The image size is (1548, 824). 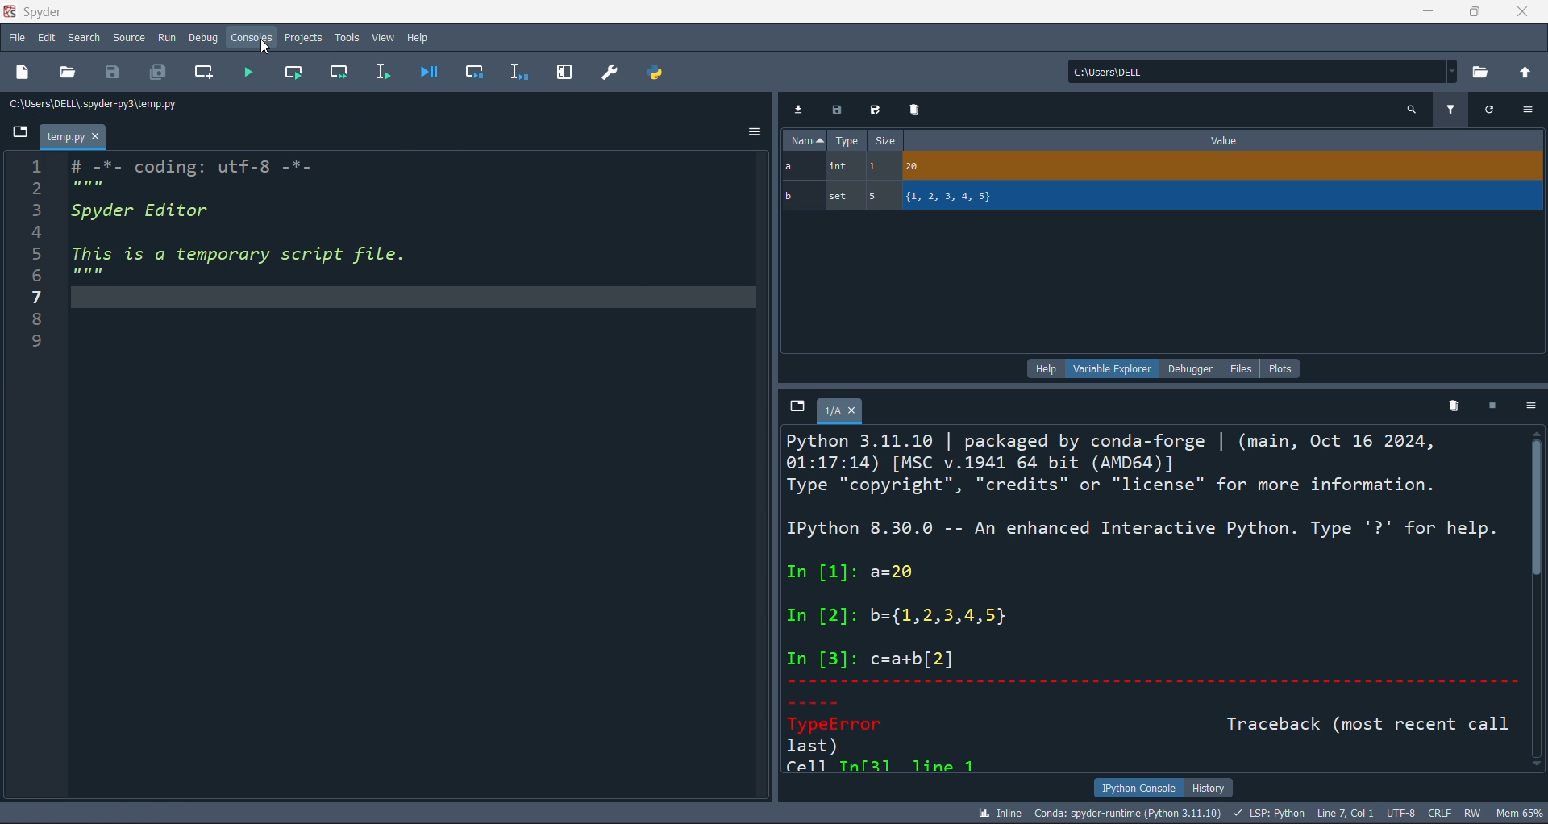 I want to click on Tools, so click(x=345, y=38).